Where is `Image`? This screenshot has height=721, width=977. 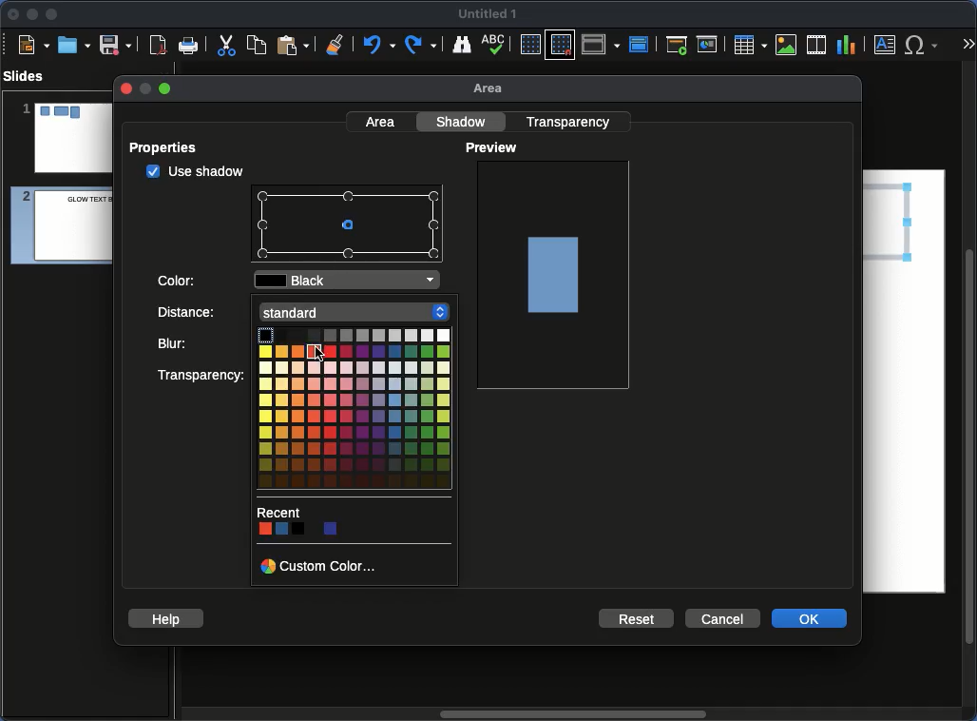
Image is located at coordinates (555, 273).